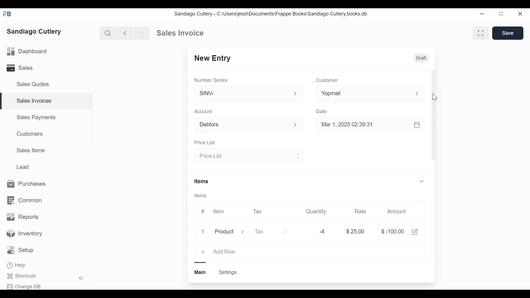 Image resolution: width=530 pixels, height=298 pixels. What do you see at coordinates (19, 68) in the screenshot?
I see ` Sales` at bounding box center [19, 68].